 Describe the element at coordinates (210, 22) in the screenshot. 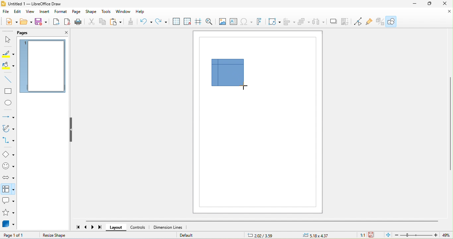

I see `zoom and pan` at that location.